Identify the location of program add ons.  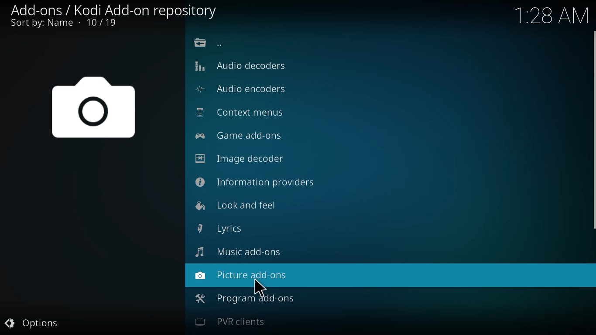
(244, 297).